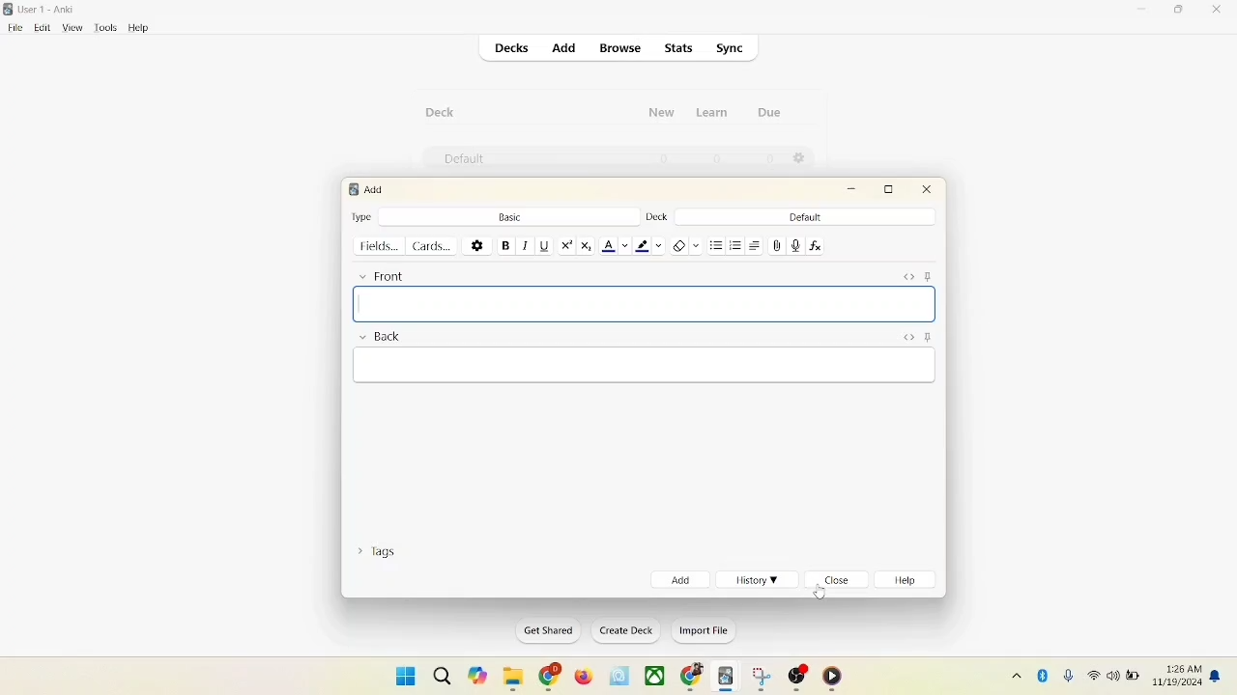  I want to click on , so click(718, 162).